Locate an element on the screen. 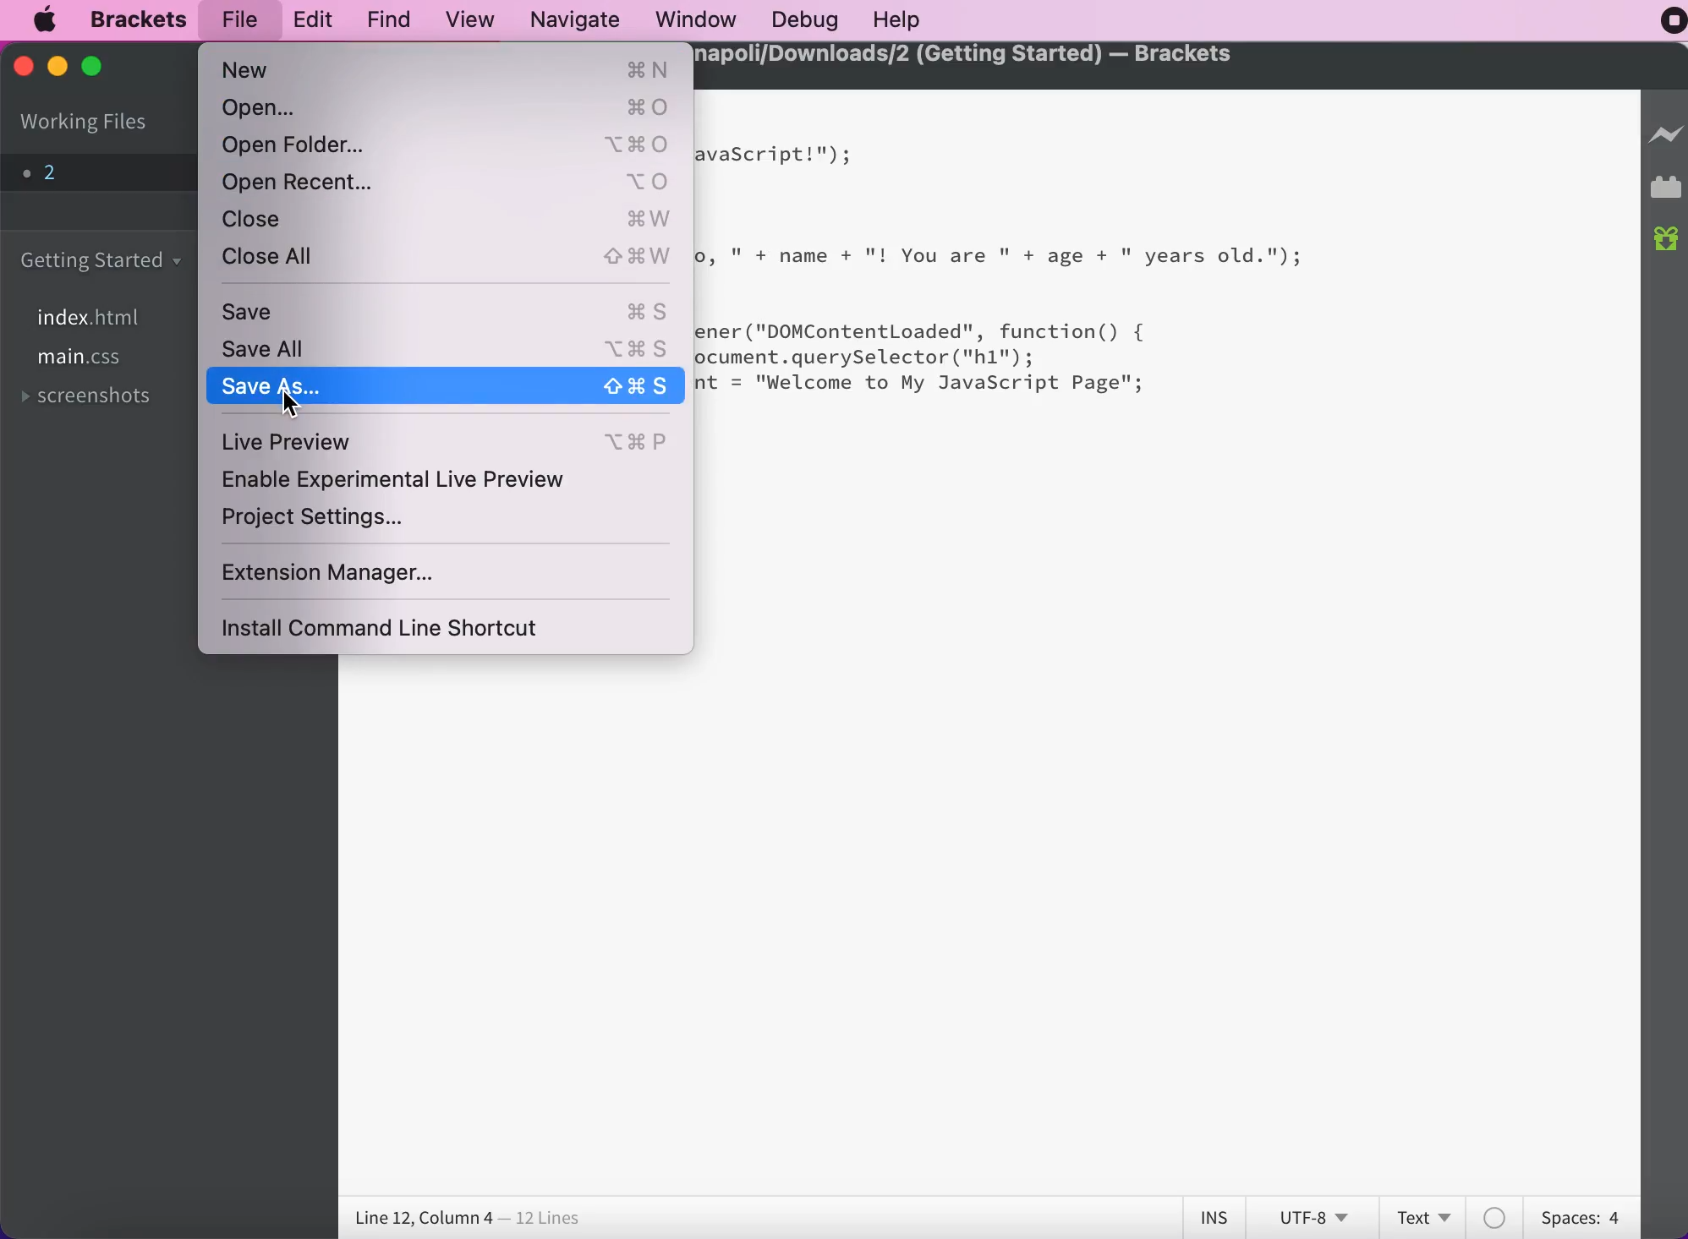  close is located at coordinates (22, 70).